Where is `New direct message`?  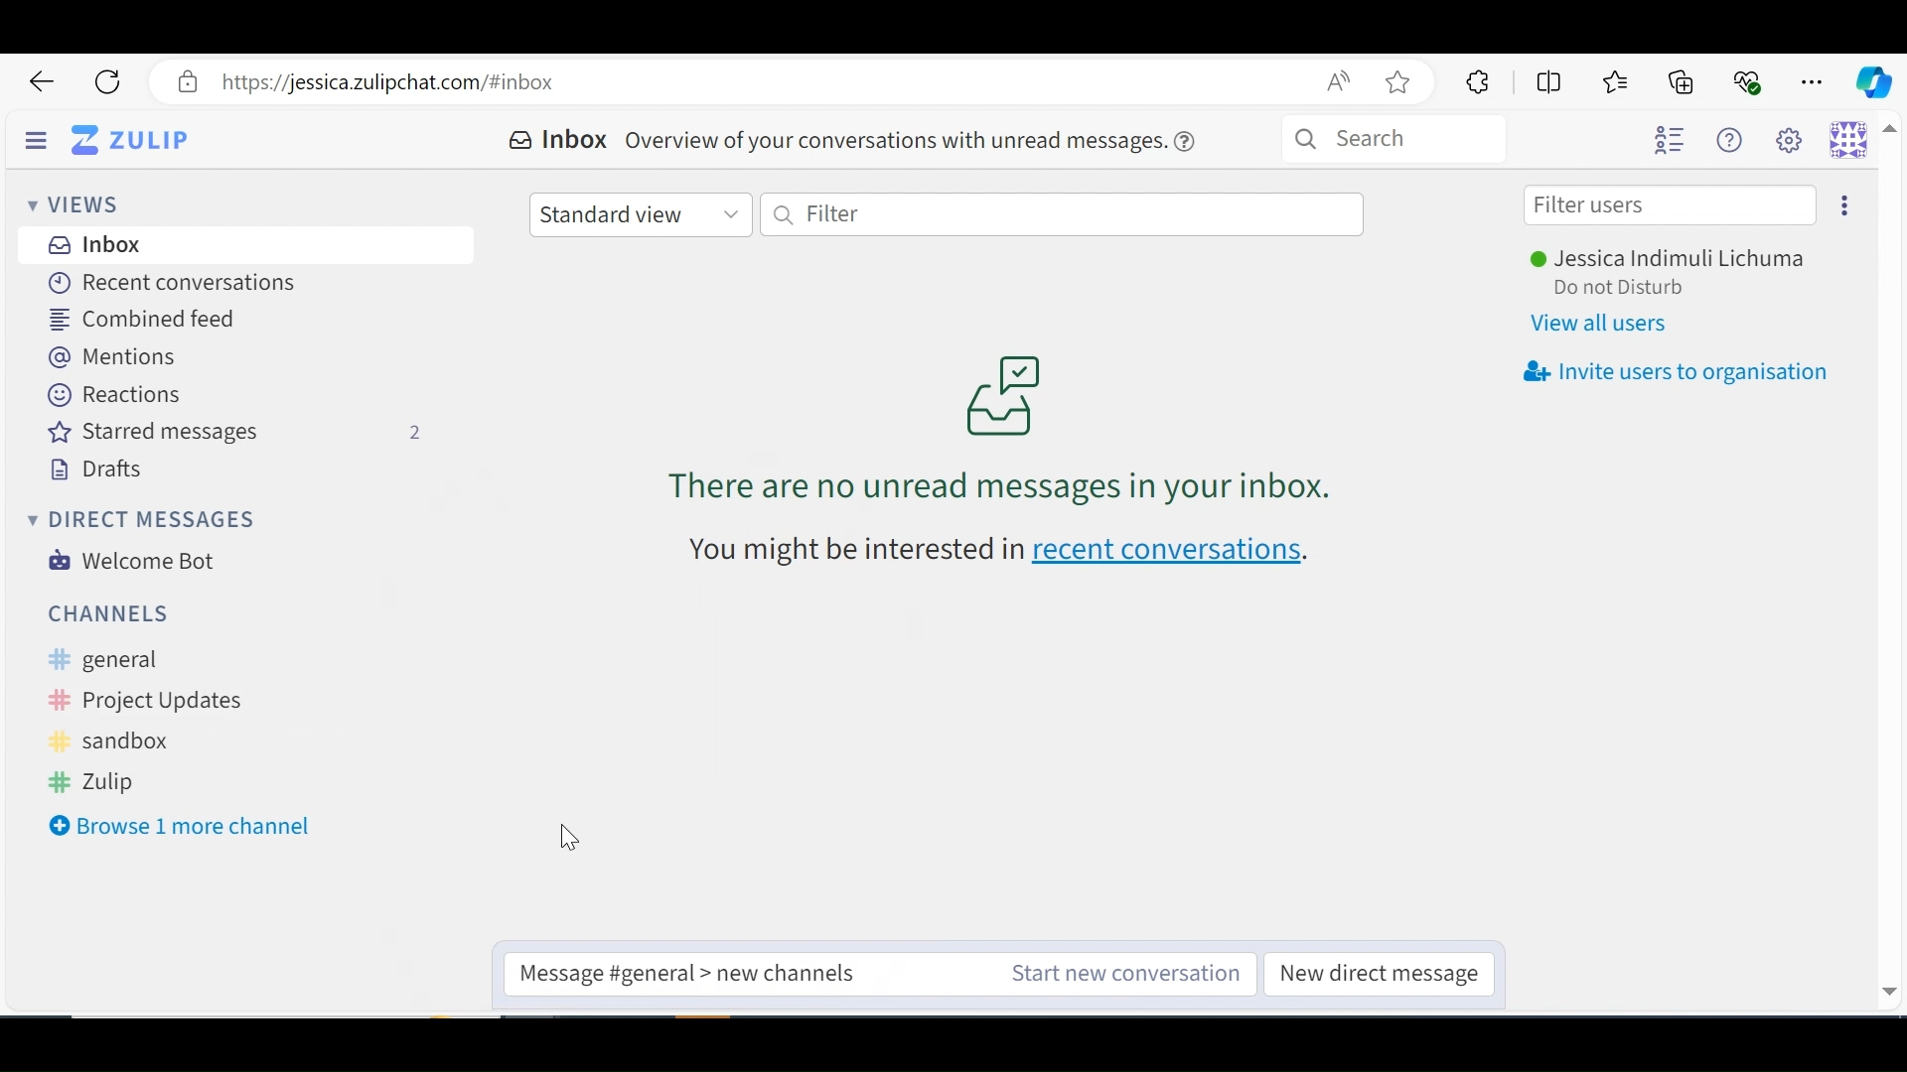
New direct message is located at coordinates (1378, 975).